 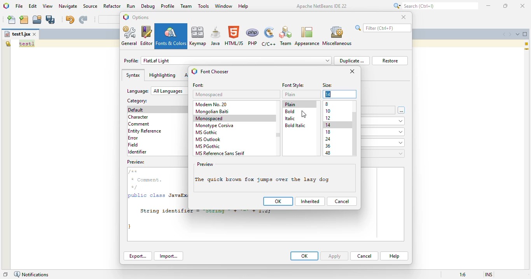 I want to click on navigate, so click(x=68, y=6).